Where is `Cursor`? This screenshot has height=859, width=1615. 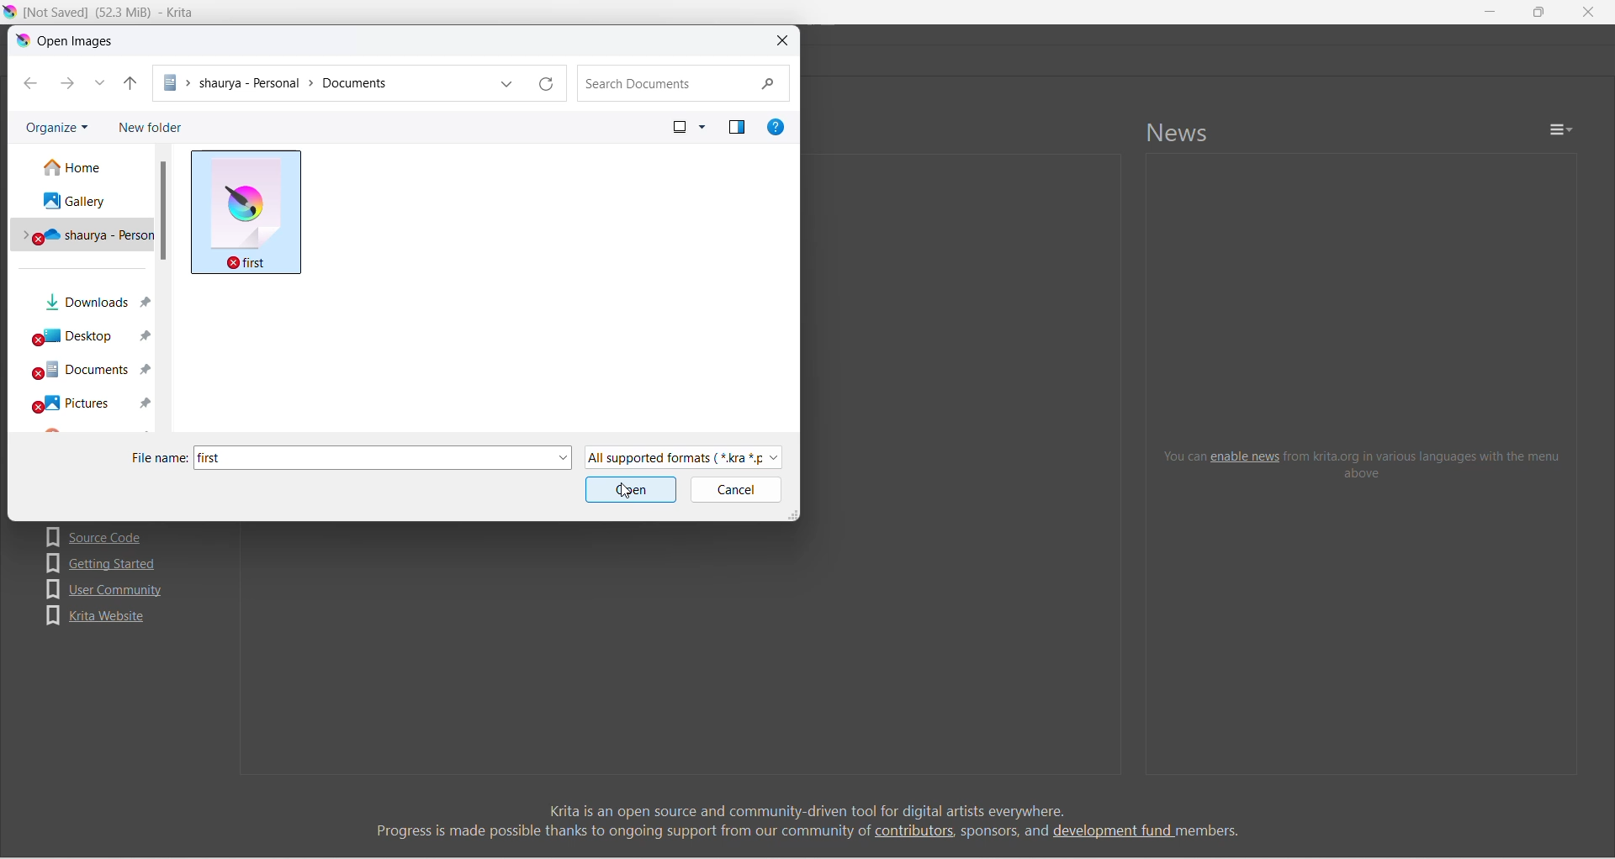
Cursor is located at coordinates (626, 490).